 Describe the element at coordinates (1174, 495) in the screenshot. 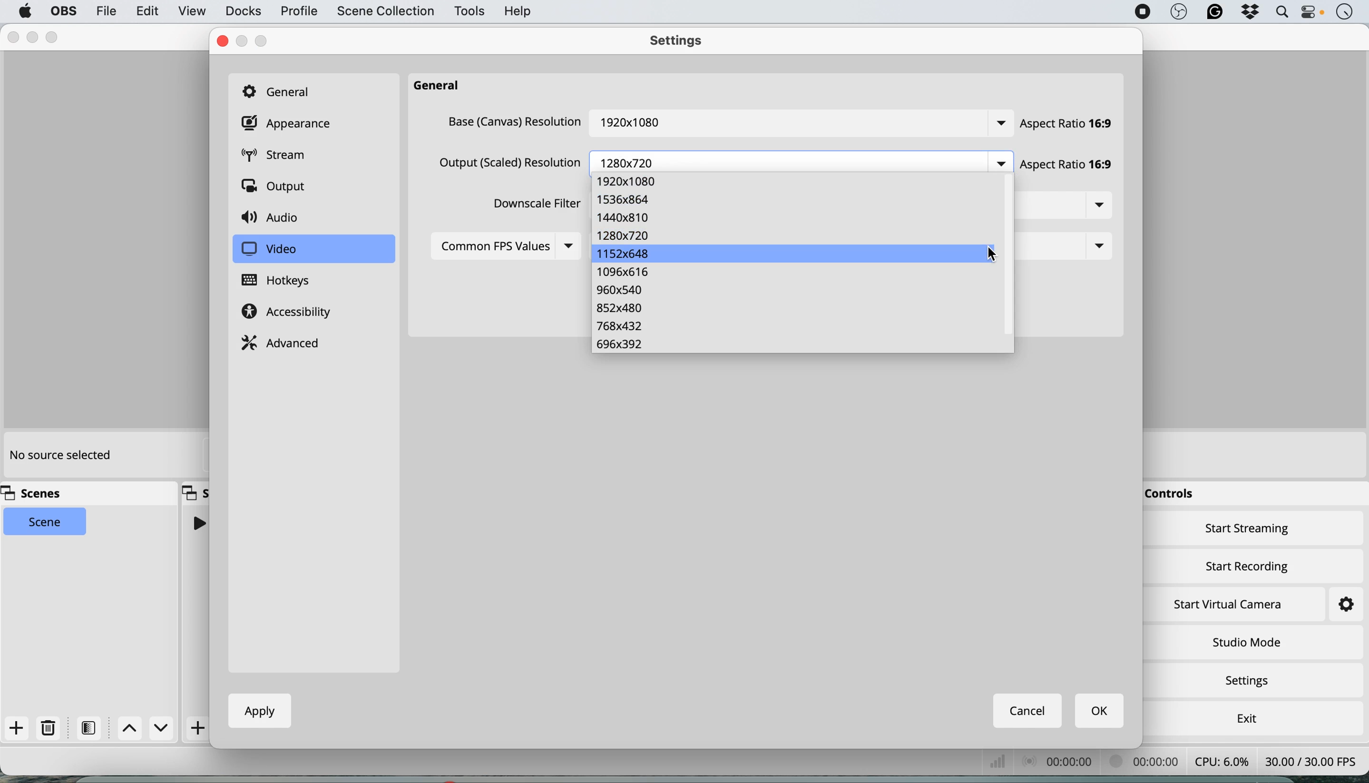

I see `controls` at that location.